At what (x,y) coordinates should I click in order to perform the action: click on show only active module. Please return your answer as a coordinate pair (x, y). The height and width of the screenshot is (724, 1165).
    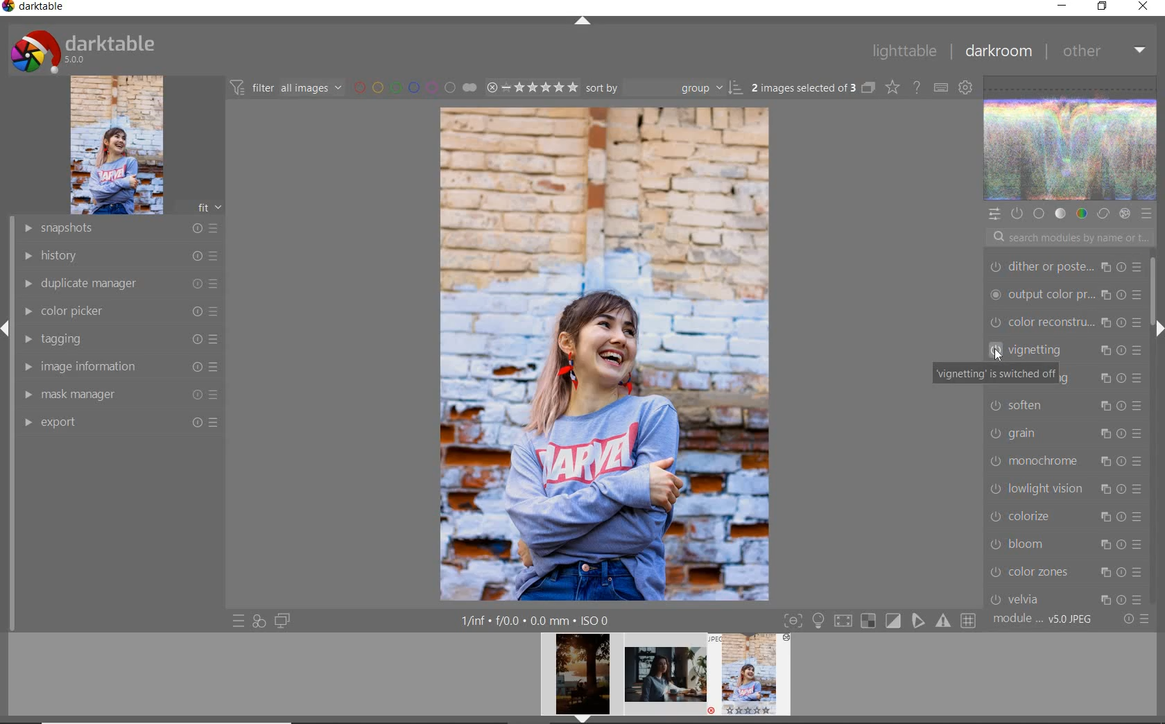
    Looking at the image, I should click on (1016, 214).